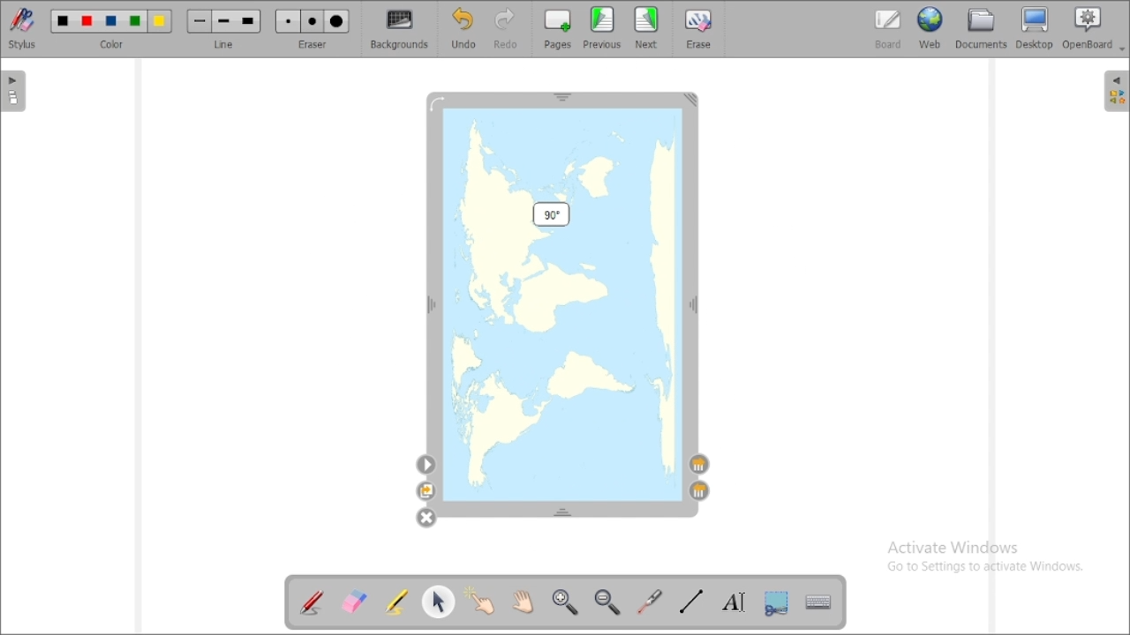 The height and width of the screenshot is (635, 1130). I want to click on write text, so click(734, 602).